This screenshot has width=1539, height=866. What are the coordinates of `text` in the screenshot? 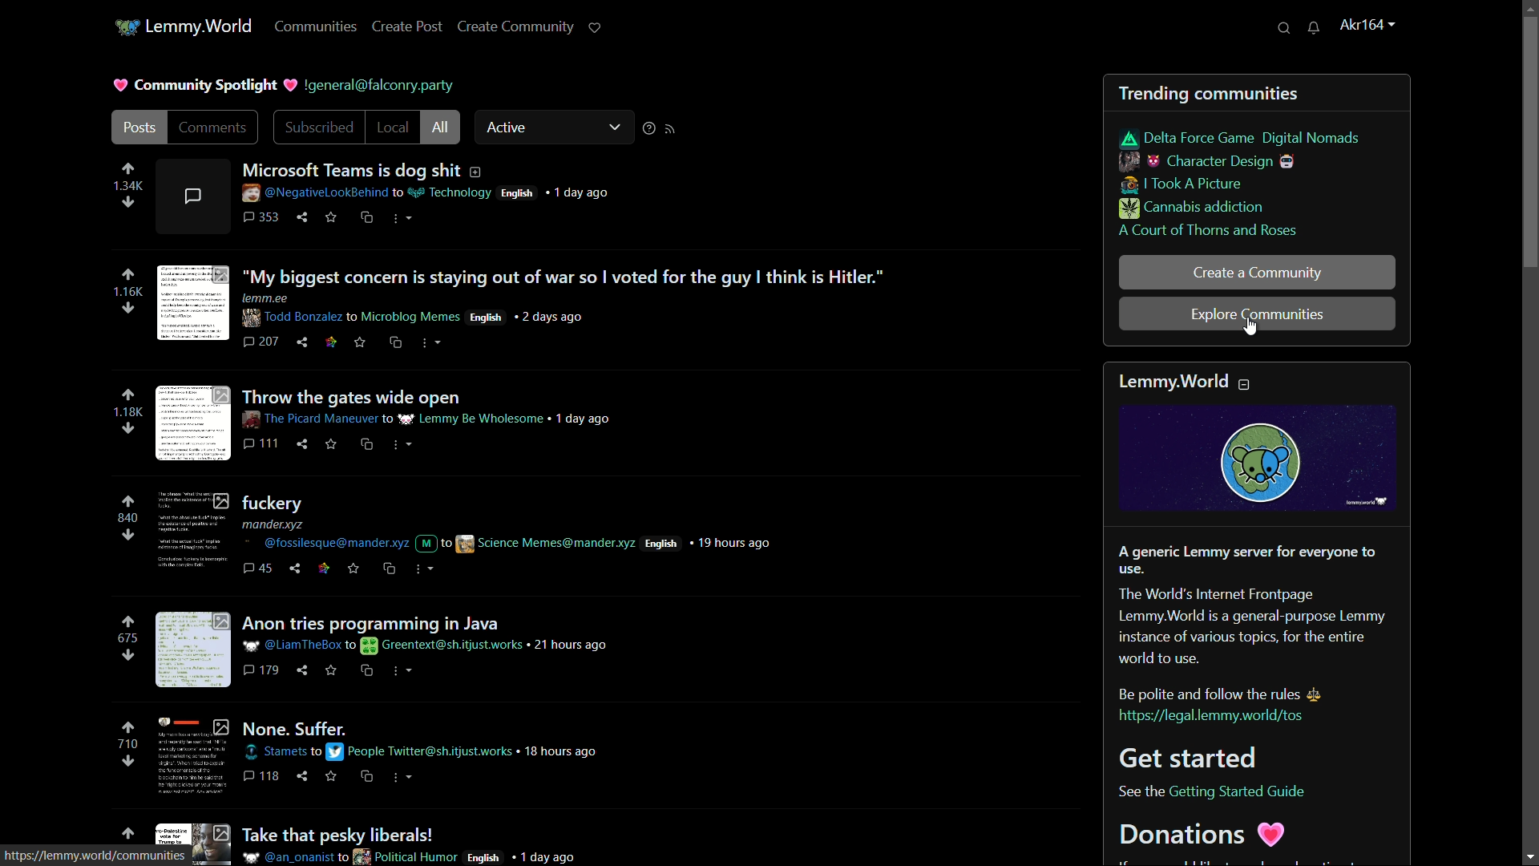 It's located at (1216, 757).